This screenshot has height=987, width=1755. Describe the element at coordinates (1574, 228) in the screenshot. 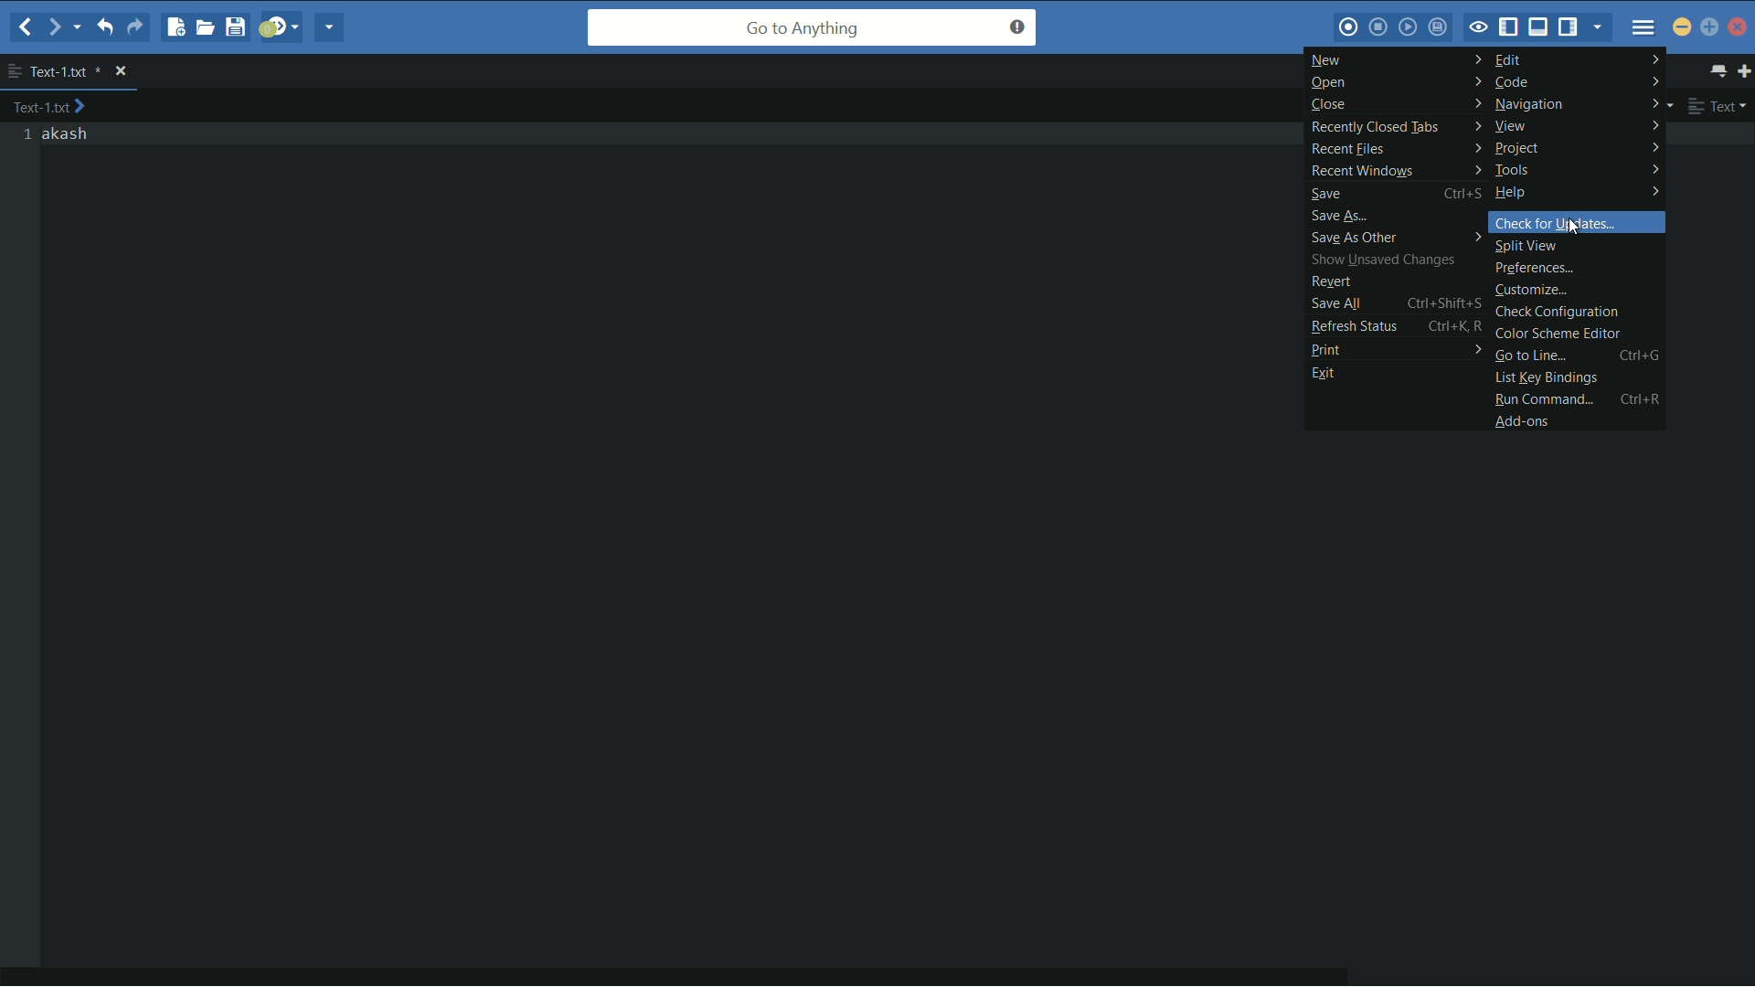

I see `cursor` at that location.